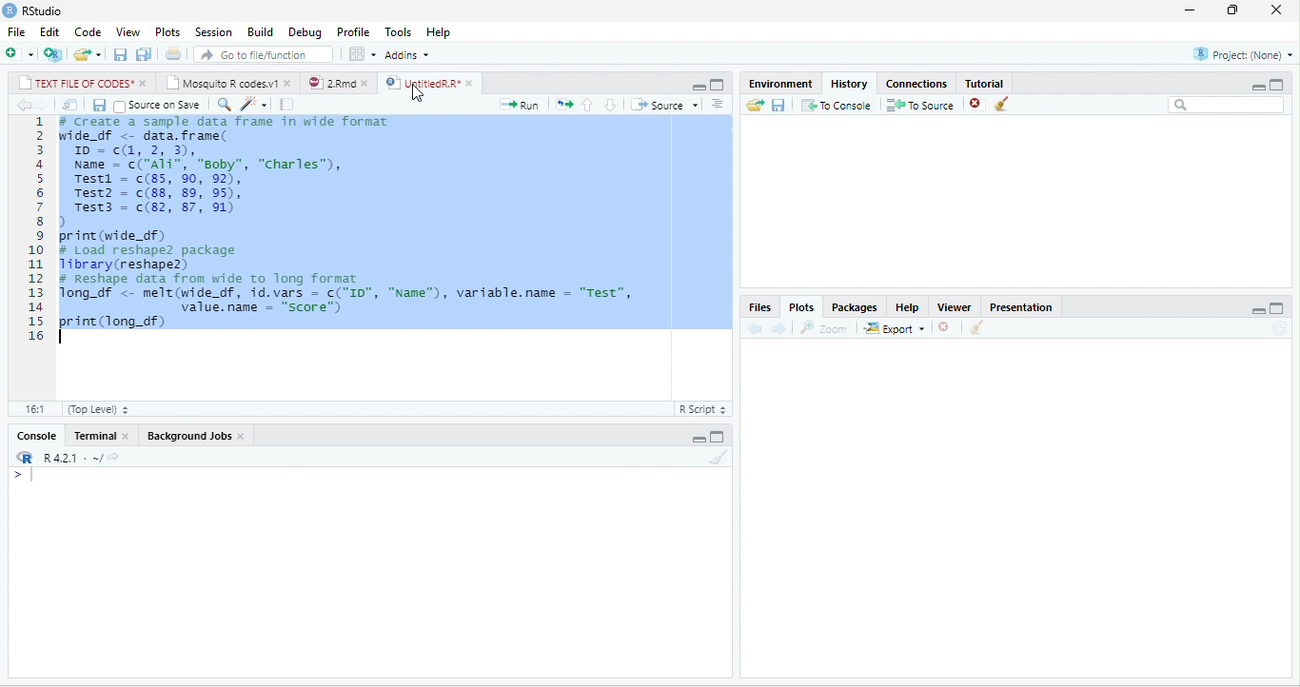 The image size is (1300, 687). Describe the element at coordinates (16, 32) in the screenshot. I see `File` at that location.